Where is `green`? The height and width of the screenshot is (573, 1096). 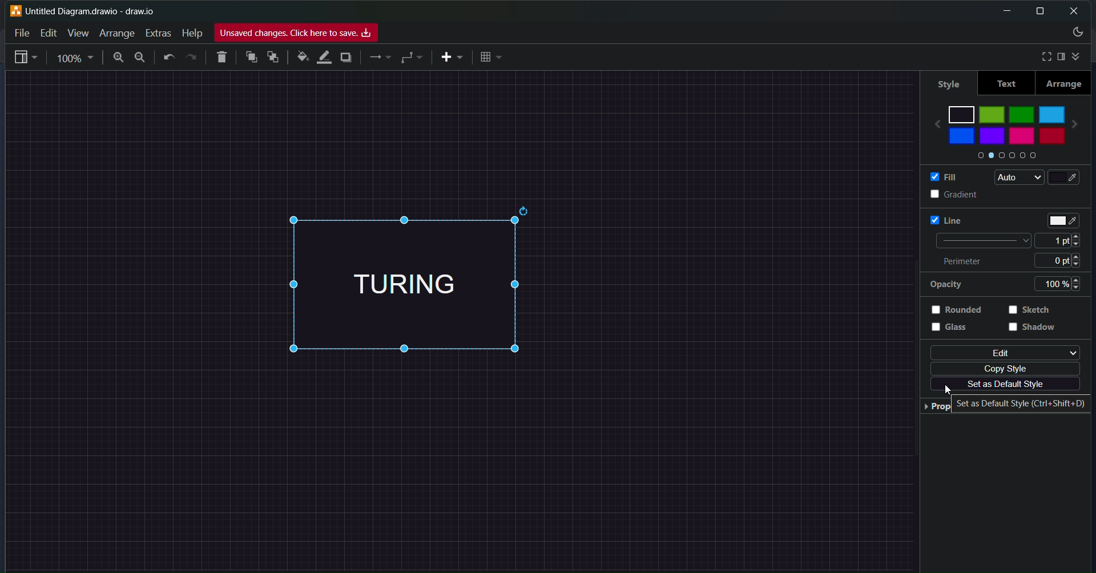
green is located at coordinates (1022, 112).